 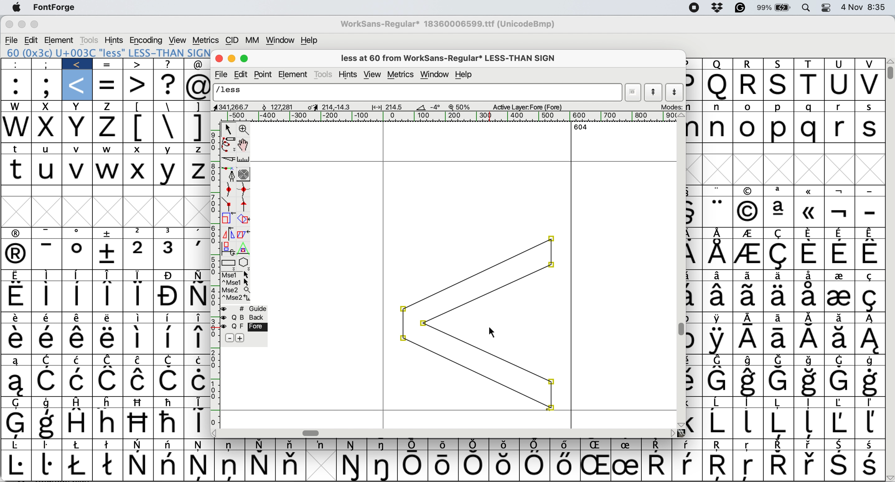 I want to click on Symbol, so click(x=49, y=446).